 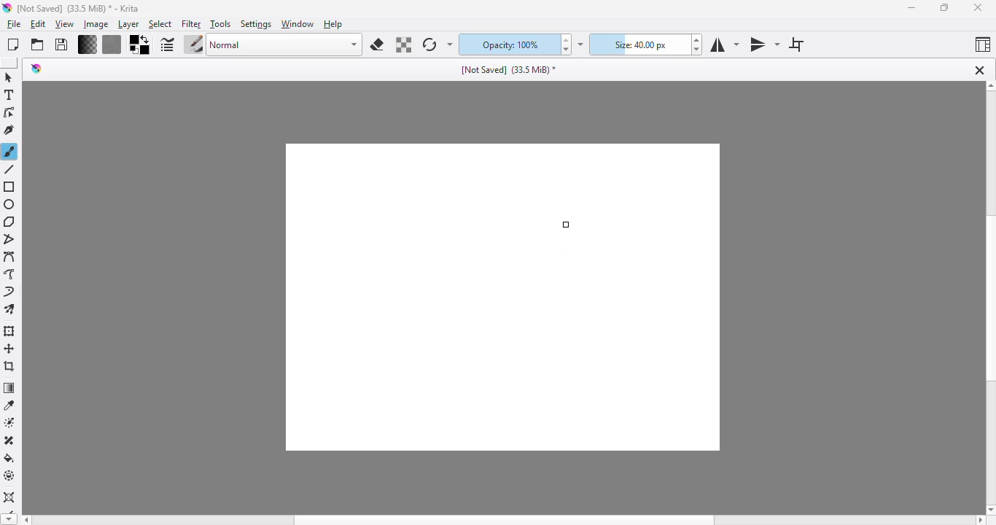 What do you see at coordinates (989, 87) in the screenshot?
I see `Scroll Up` at bounding box center [989, 87].